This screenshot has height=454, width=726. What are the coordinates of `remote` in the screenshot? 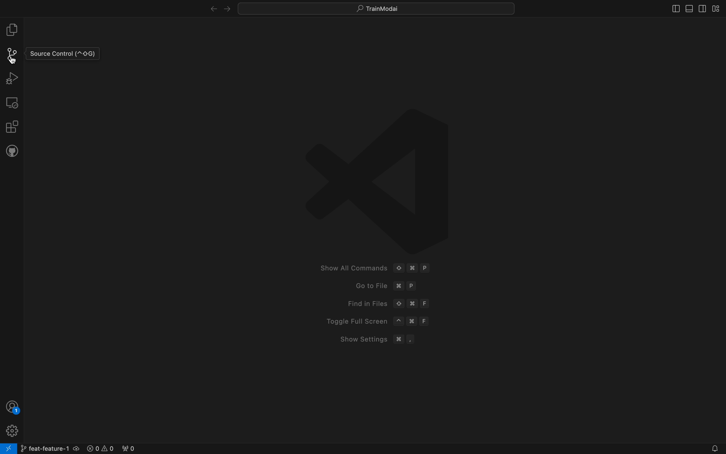 It's located at (13, 102).